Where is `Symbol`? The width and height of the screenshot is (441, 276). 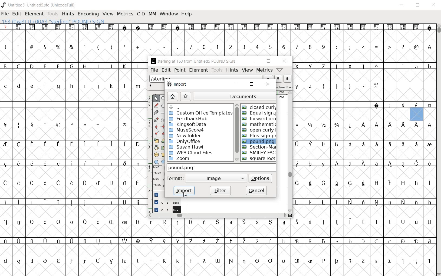 Symbol is located at coordinates (403, 202).